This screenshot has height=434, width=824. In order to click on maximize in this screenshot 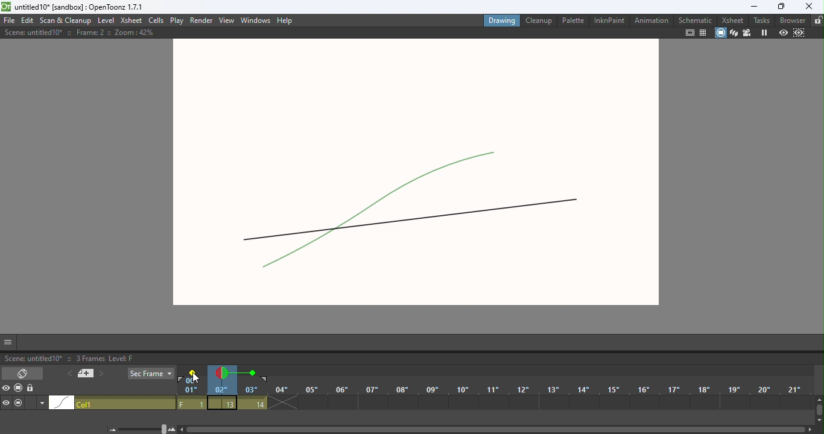, I will do `click(782, 7)`.